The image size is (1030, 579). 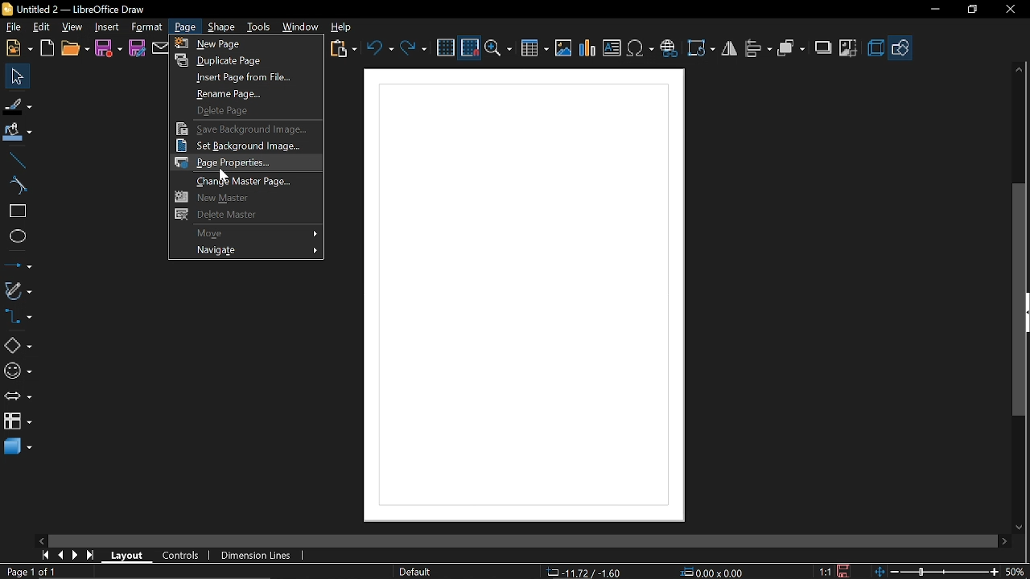 I want to click on Move, so click(x=243, y=233).